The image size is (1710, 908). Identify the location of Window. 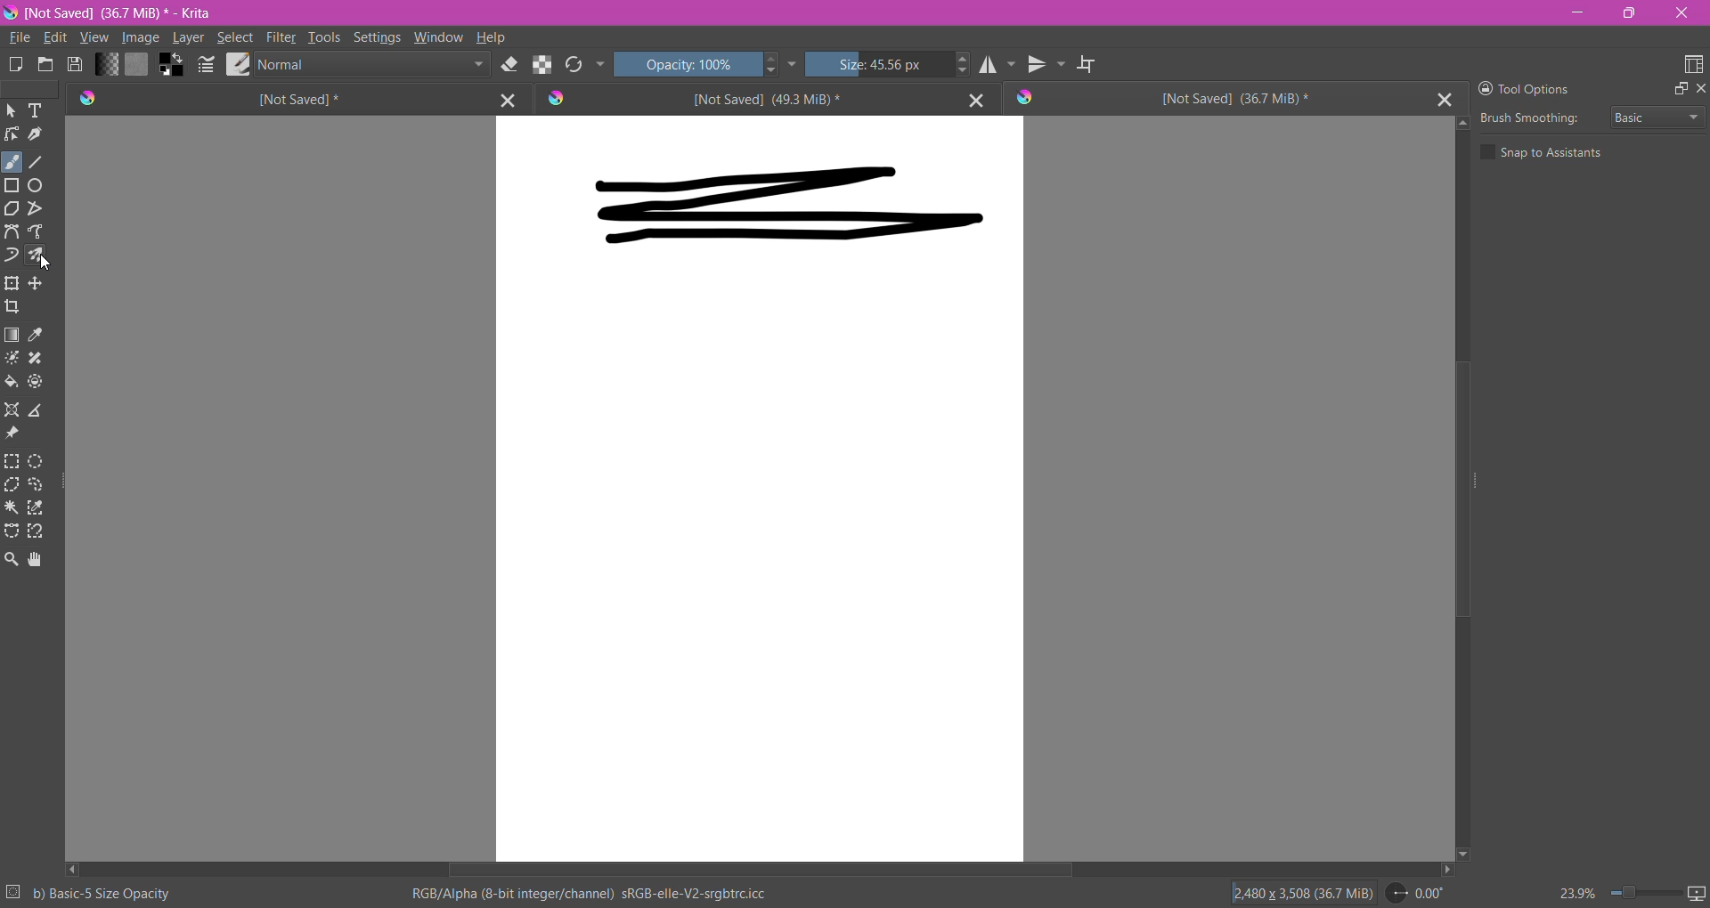
(439, 36).